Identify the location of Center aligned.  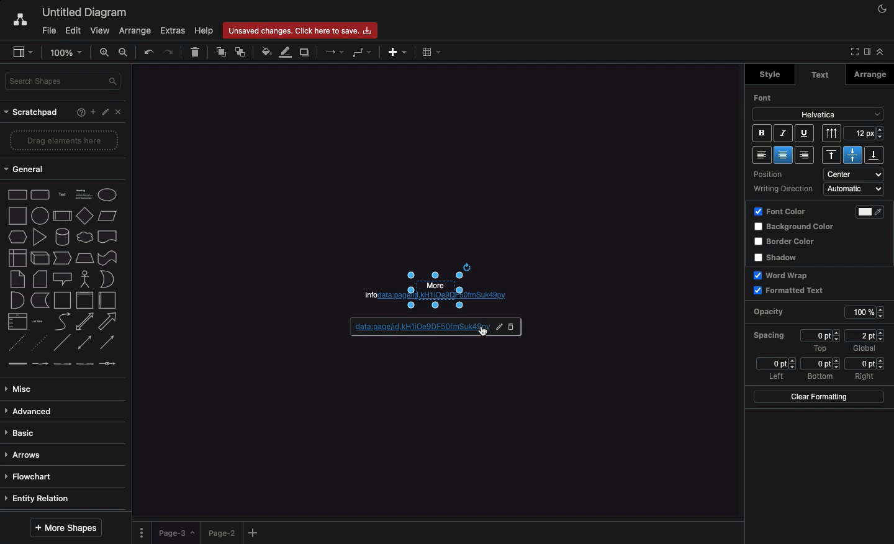
(785, 155).